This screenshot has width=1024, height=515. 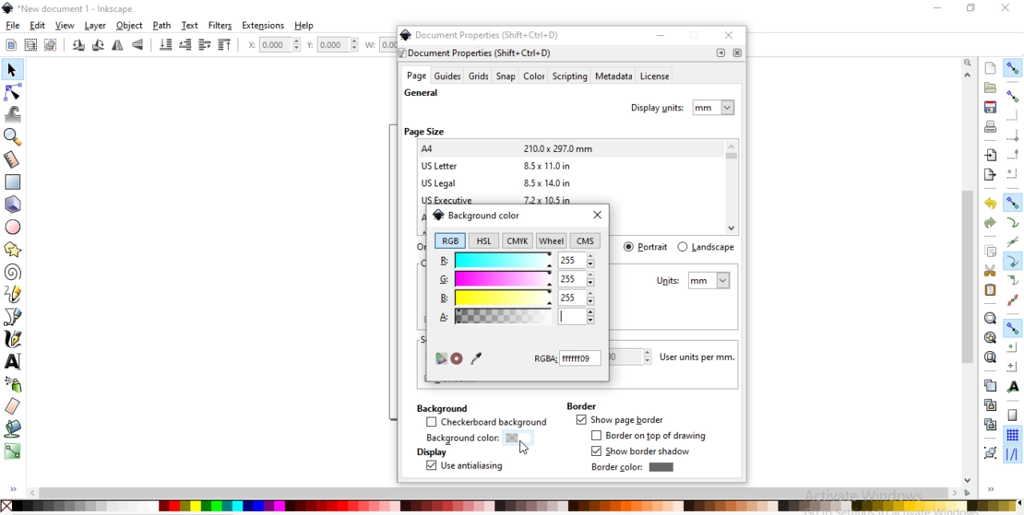 What do you see at coordinates (516, 297) in the screenshot?
I see `b` at bounding box center [516, 297].